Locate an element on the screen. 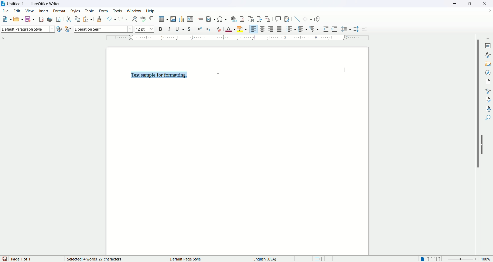  subscript is located at coordinates (208, 29).